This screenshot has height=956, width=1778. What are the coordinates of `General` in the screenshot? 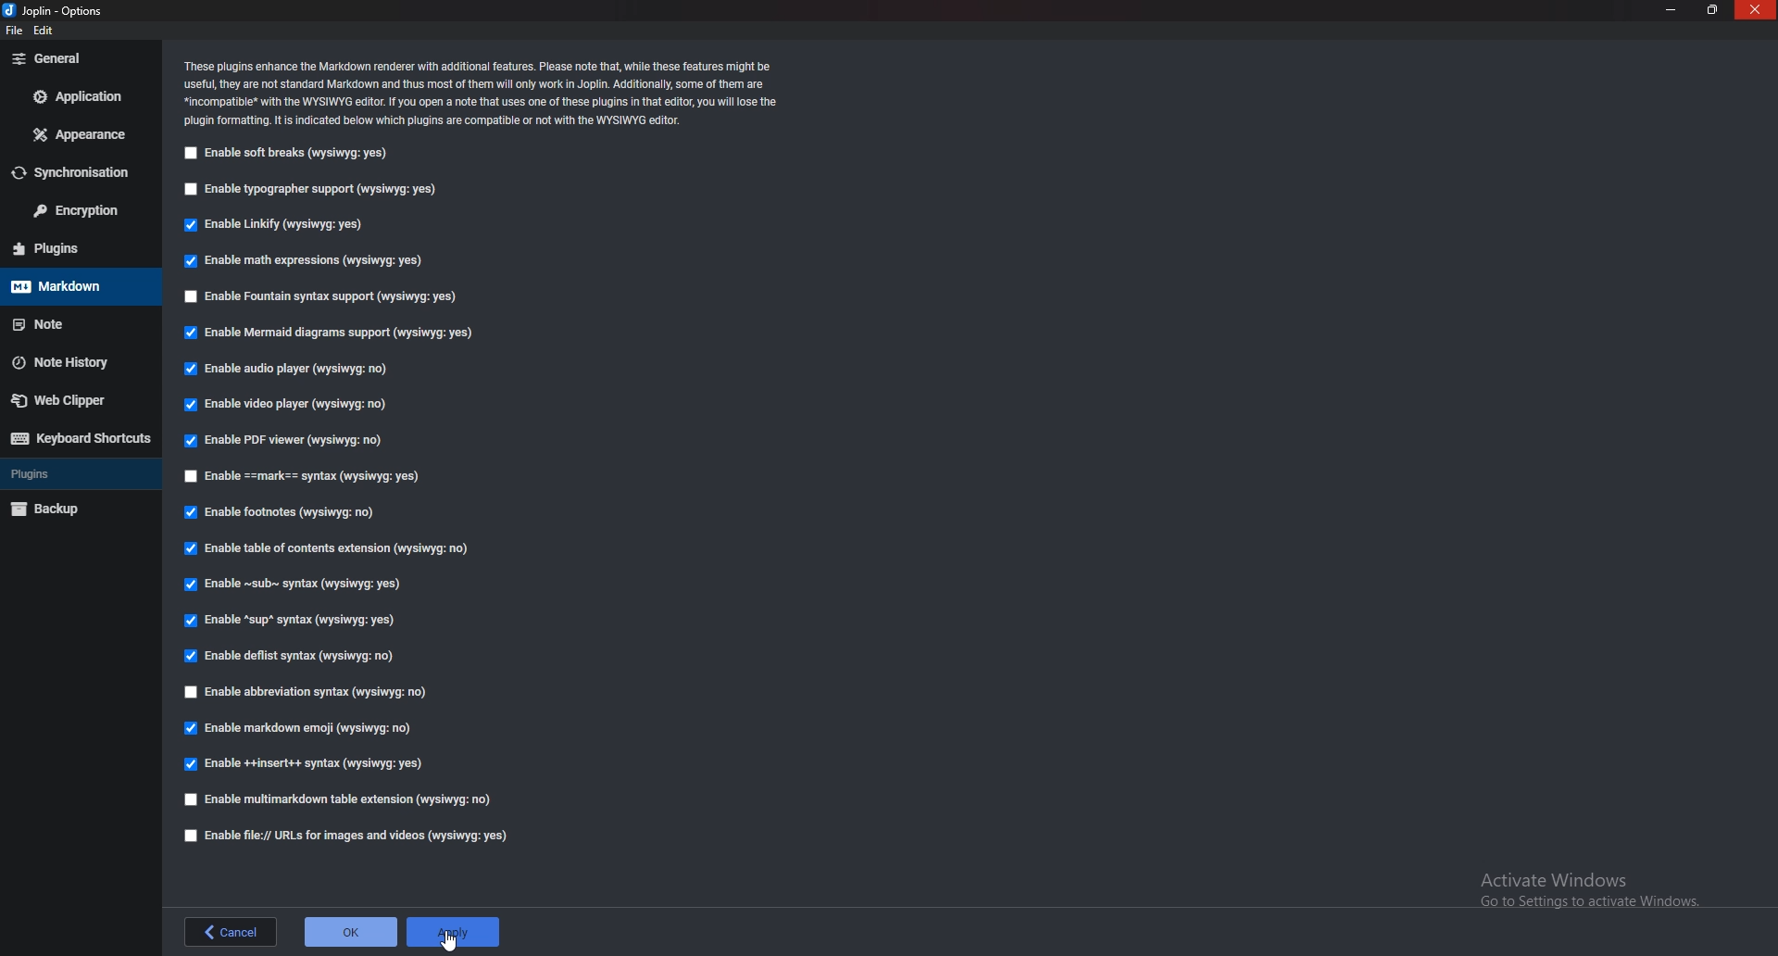 It's located at (77, 58).